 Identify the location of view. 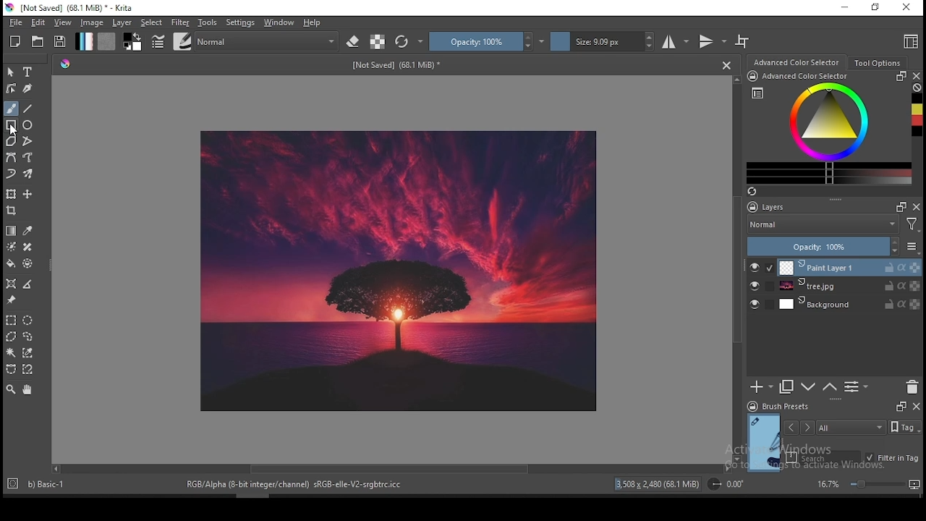
(64, 23).